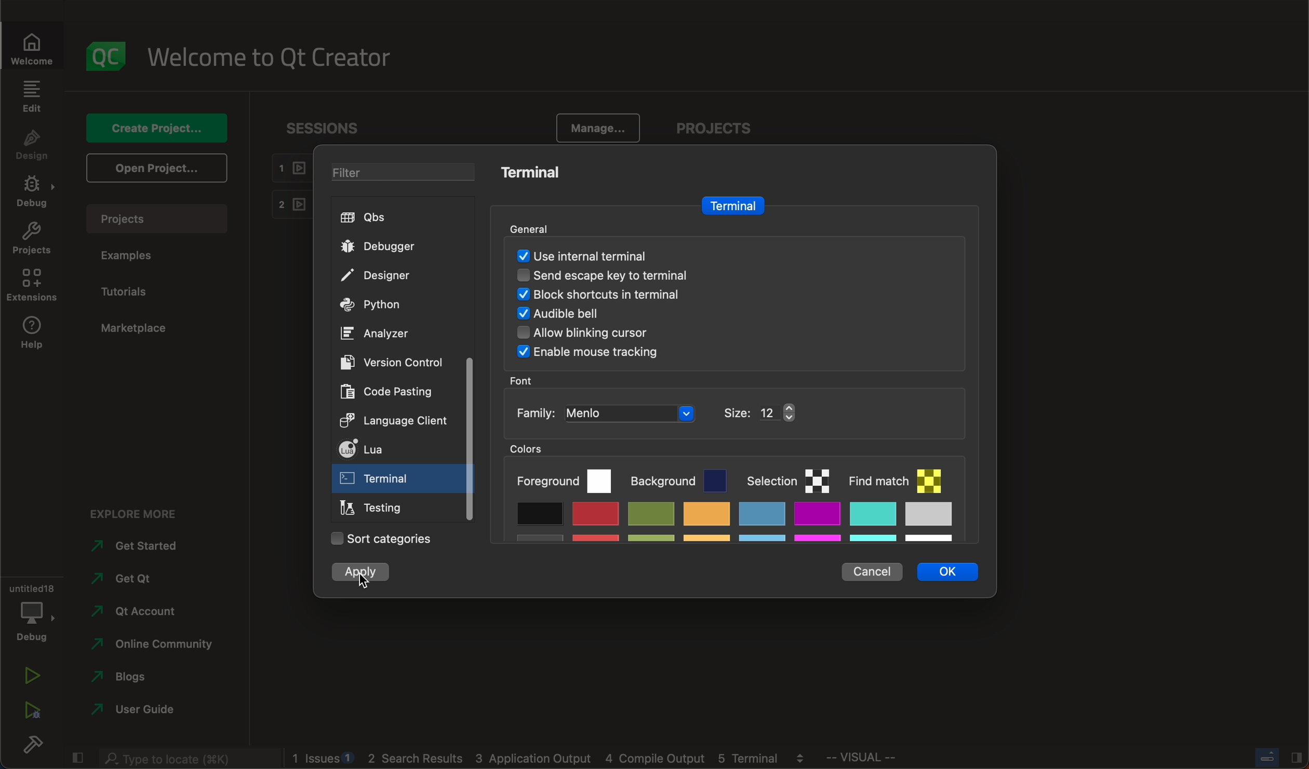 This screenshot has width=1309, height=769. Describe the element at coordinates (35, 145) in the screenshot. I see `design` at that location.